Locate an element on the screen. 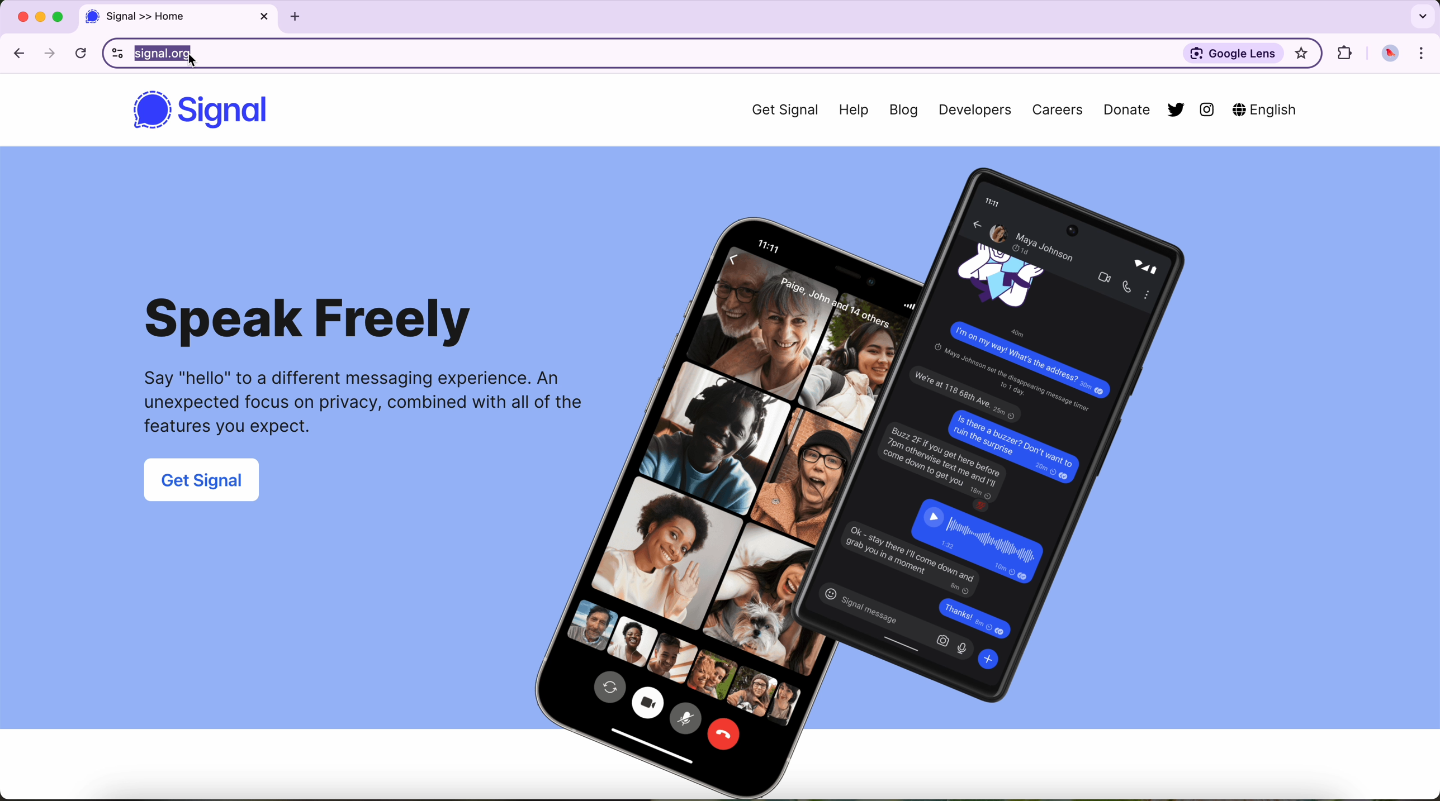 The width and height of the screenshot is (1440, 801). highlight is located at coordinates (1302, 55).